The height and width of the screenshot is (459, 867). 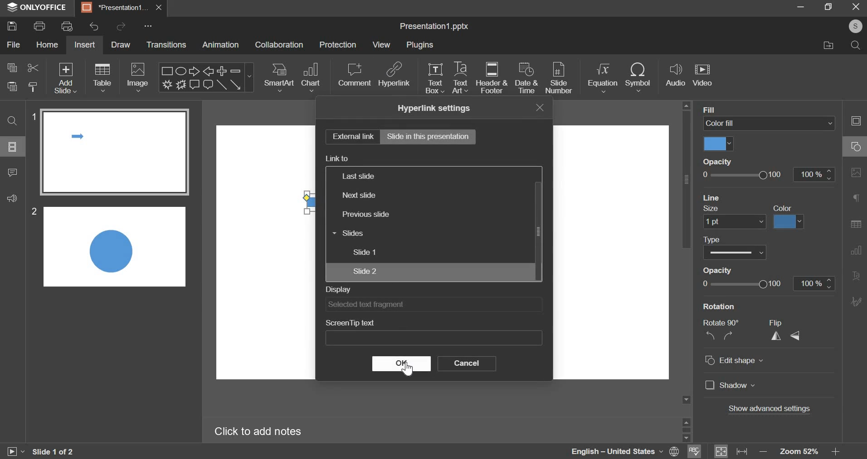 What do you see at coordinates (687, 105) in the screenshot?
I see `scroll up` at bounding box center [687, 105].